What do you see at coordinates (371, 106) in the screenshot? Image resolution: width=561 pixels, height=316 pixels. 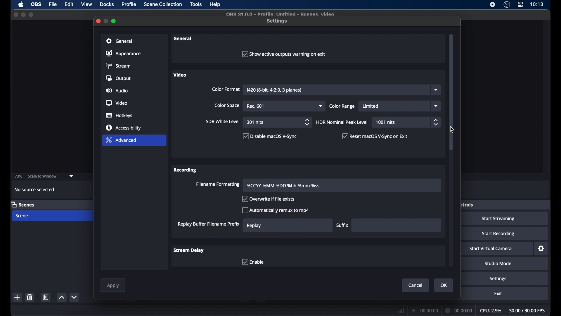 I see `limited` at bounding box center [371, 106].